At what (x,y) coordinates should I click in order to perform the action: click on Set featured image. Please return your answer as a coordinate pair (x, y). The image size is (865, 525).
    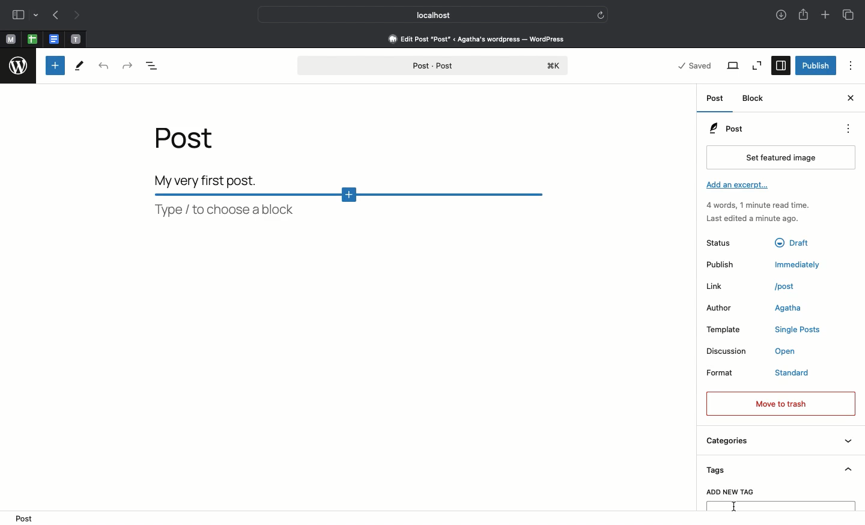
    Looking at the image, I should click on (780, 158).